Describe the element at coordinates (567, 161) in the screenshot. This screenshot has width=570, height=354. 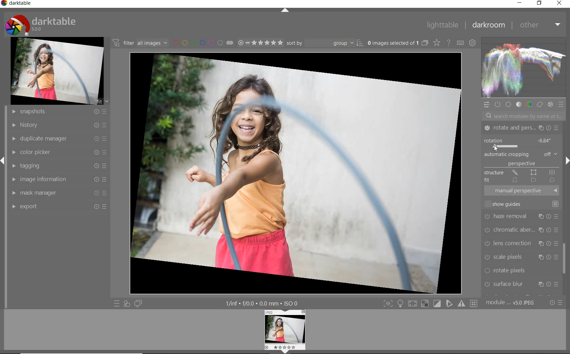
I see `expand/collapse` at that location.